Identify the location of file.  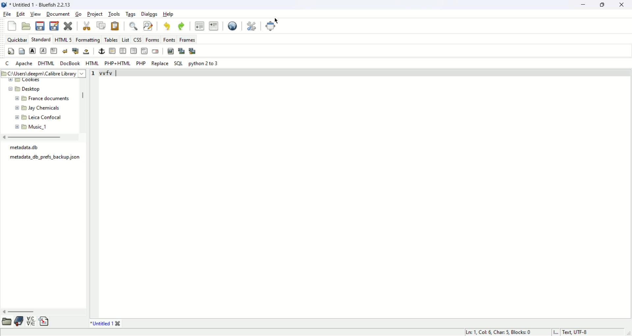
(7, 15).